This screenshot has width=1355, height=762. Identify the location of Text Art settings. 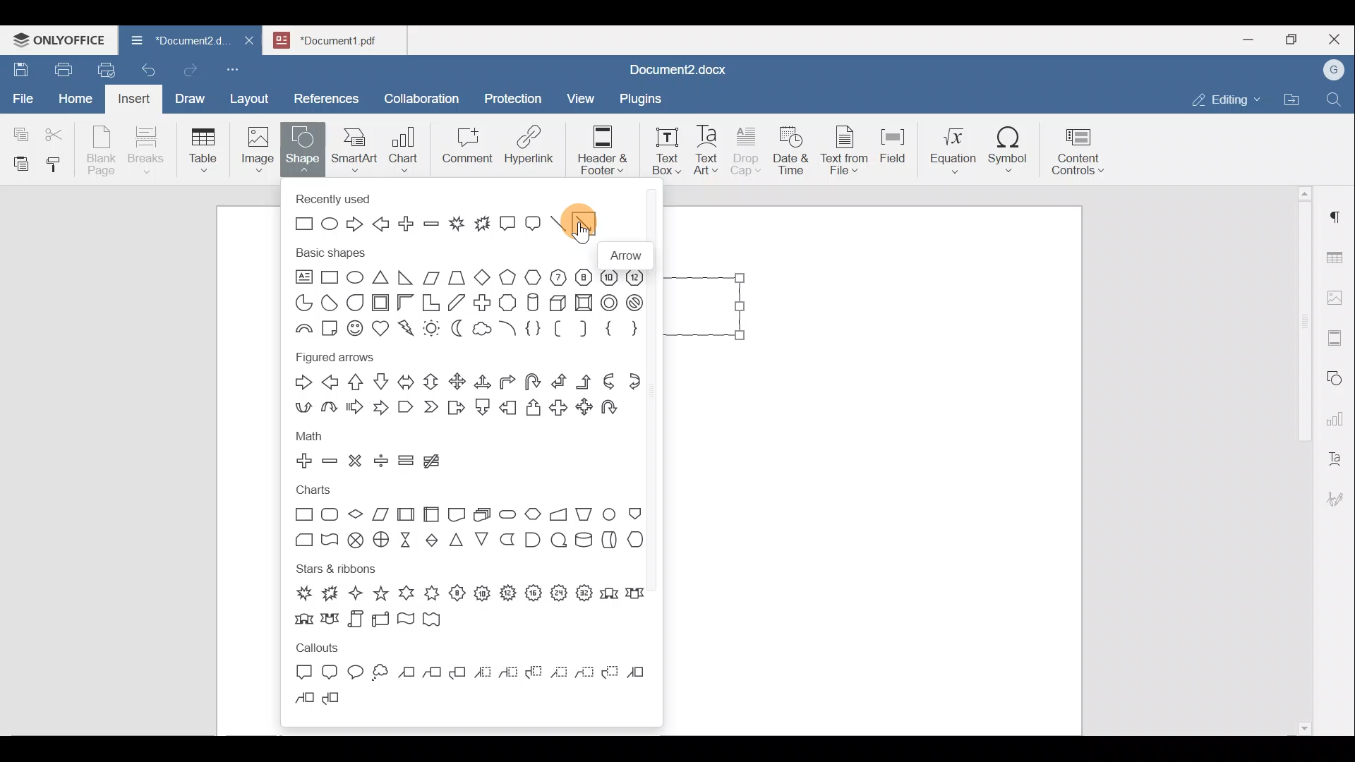
(1337, 453).